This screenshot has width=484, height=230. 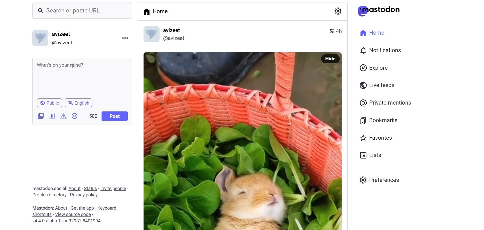 I want to click on v4.4.0-alpha.1+pr-32981-8401994, so click(x=64, y=221).